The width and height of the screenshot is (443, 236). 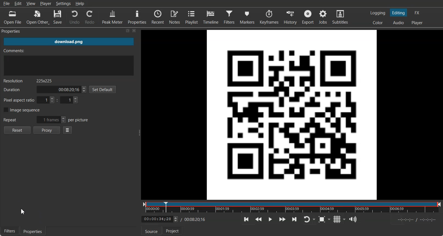 What do you see at coordinates (292, 207) in the screenshot?
I see `Time Line slider` at bounding box center [292, 207].